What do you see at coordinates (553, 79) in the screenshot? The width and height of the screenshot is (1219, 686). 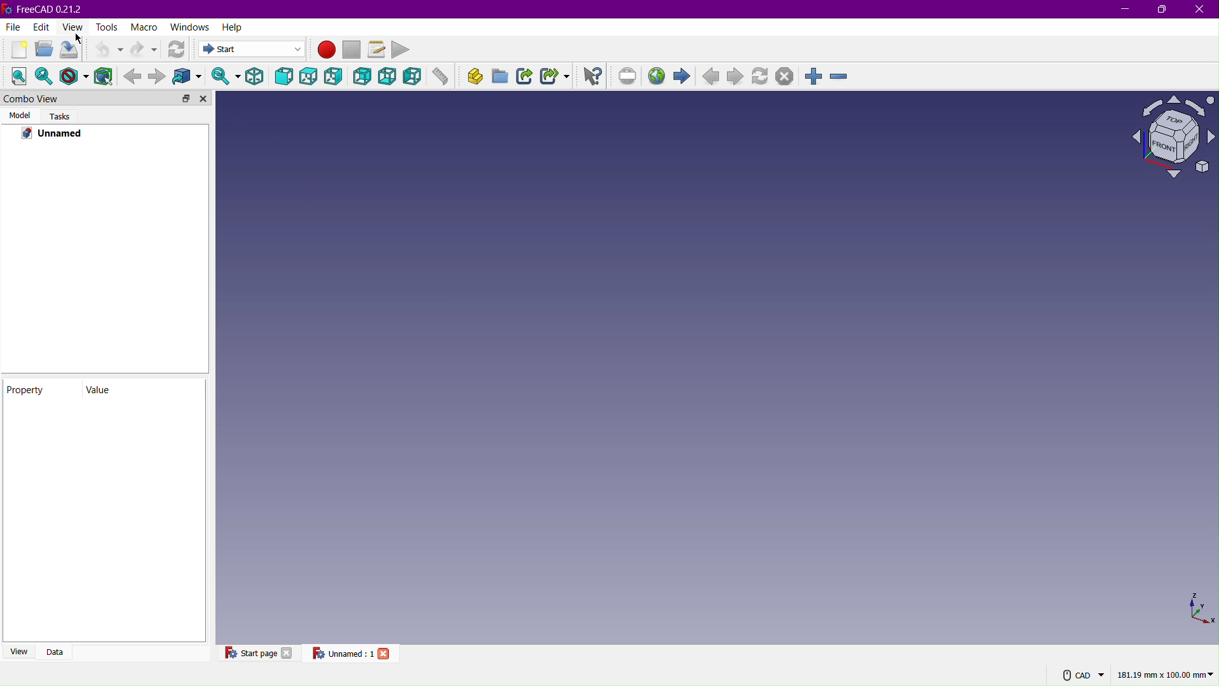 I see `Make Sub-Link` at bounding box center [553, 79].